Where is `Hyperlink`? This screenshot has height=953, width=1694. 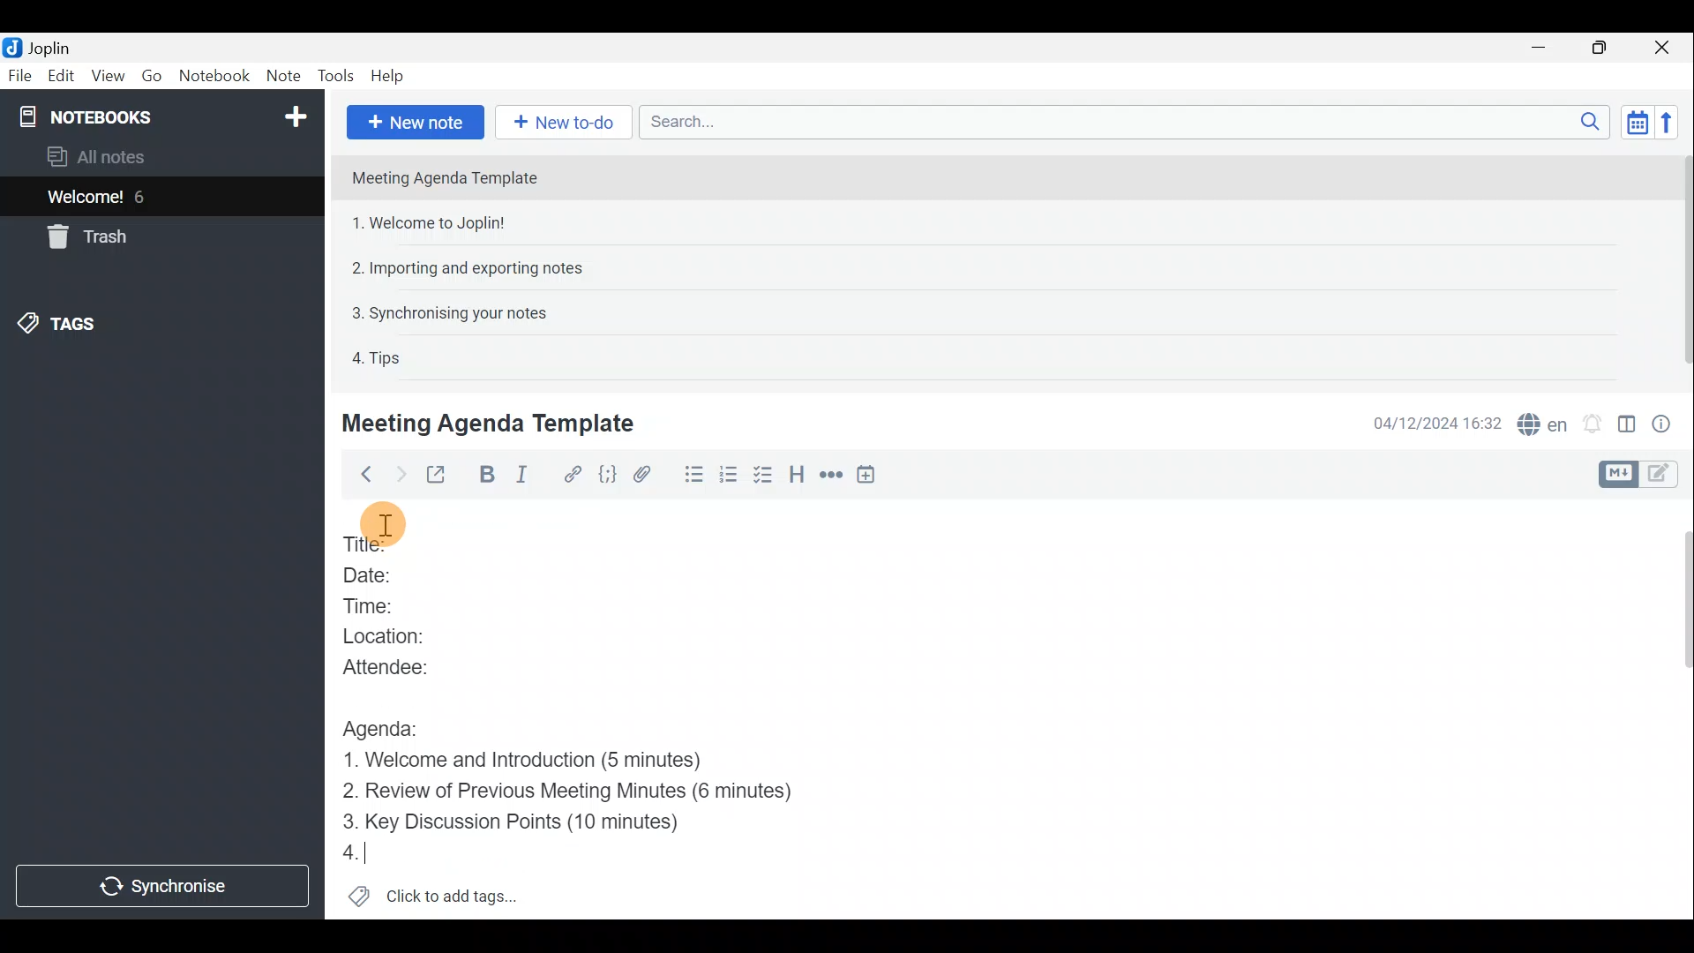 Hyperlink is located at coordinates (574, 474).